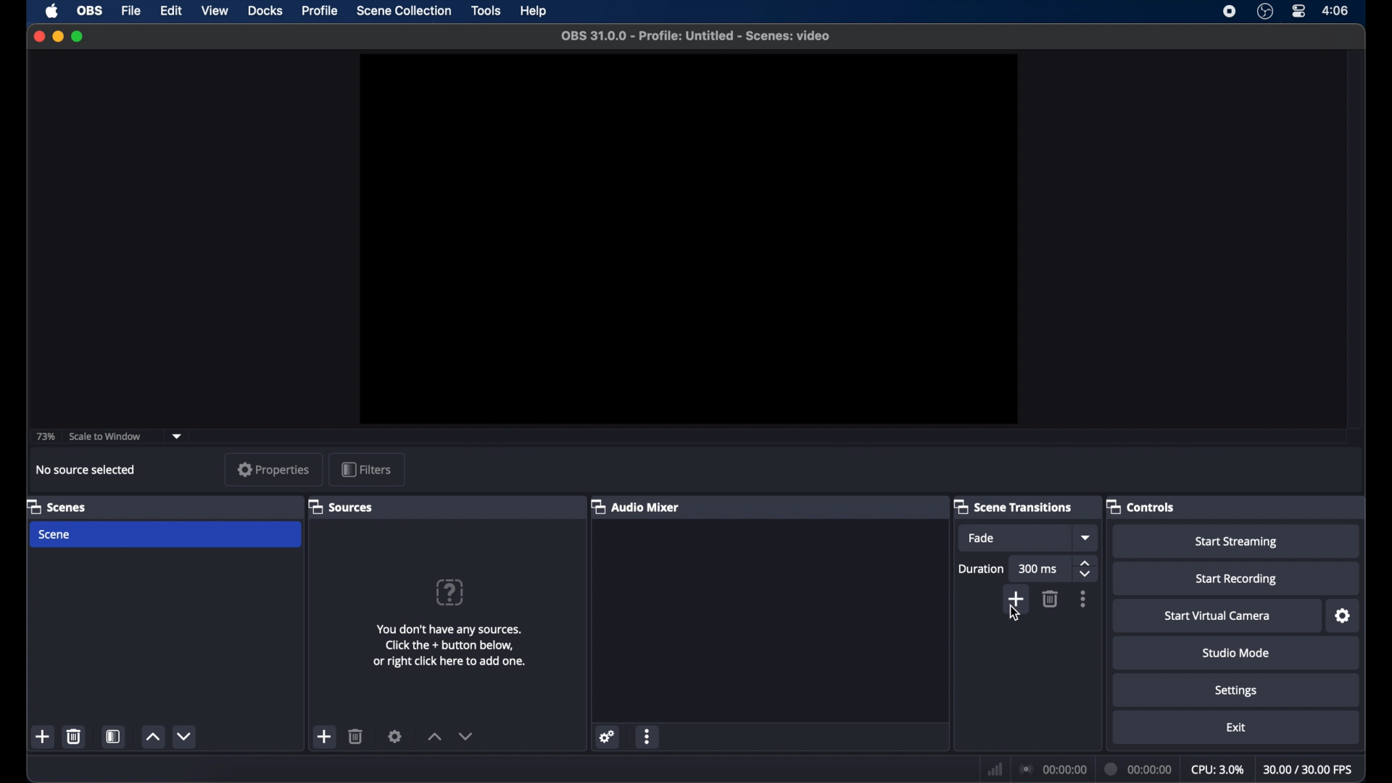 The height and width of the screenshot is (783, 1392). I want to click on edit, so click(170, 11).